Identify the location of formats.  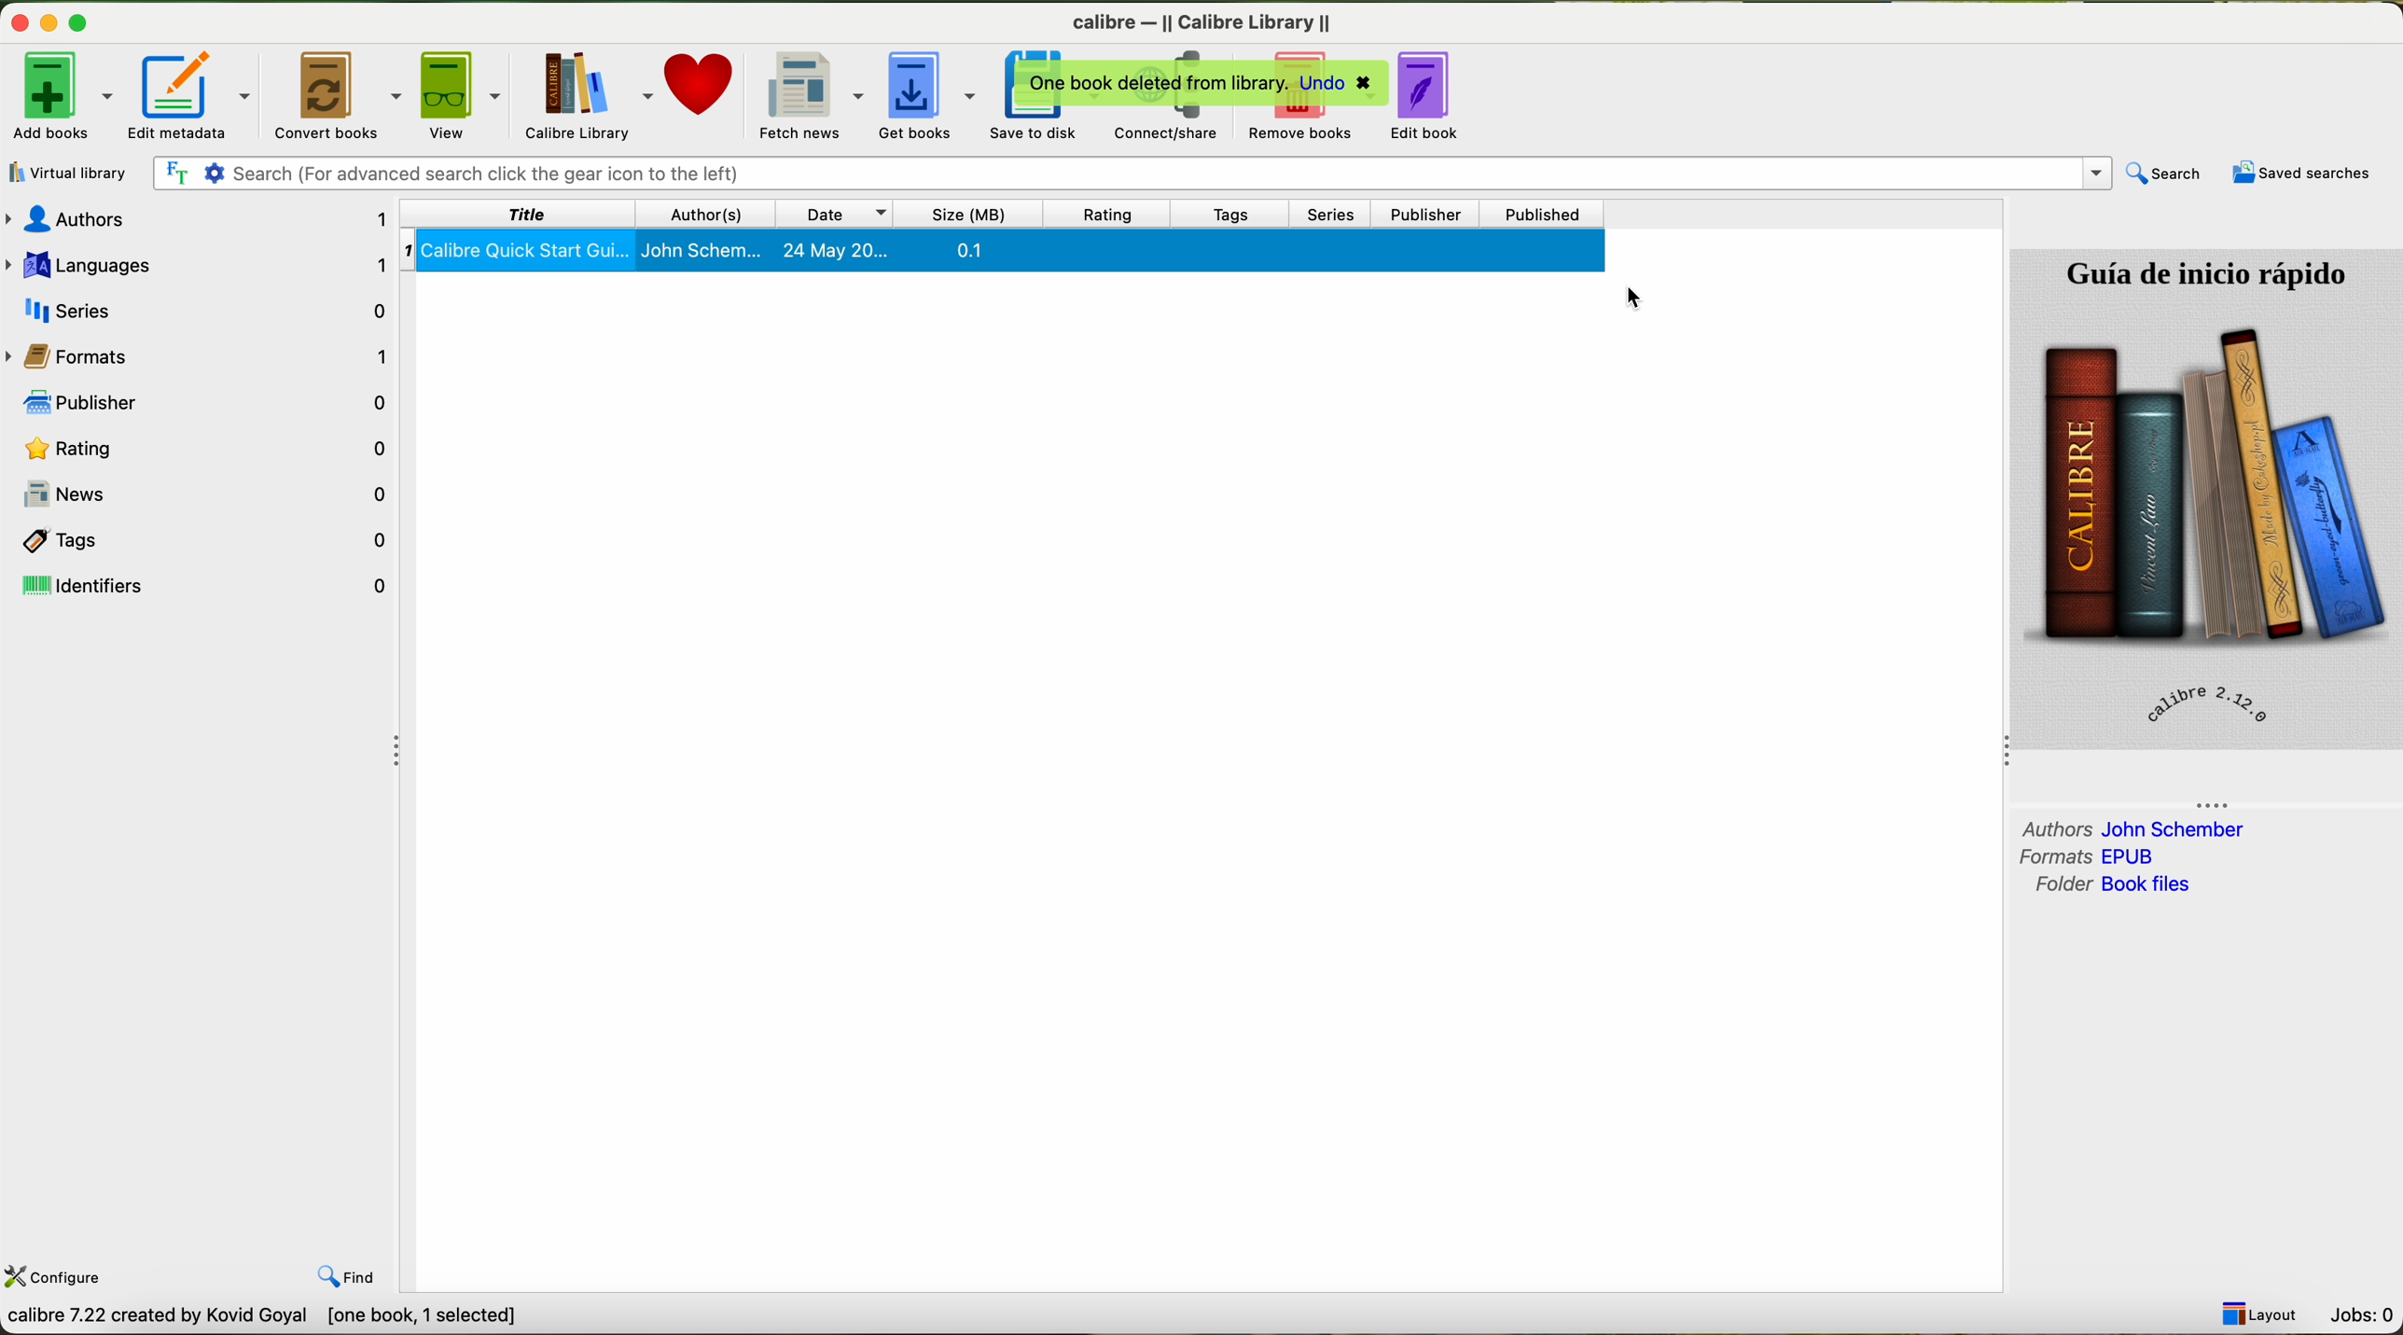
(204, 354).